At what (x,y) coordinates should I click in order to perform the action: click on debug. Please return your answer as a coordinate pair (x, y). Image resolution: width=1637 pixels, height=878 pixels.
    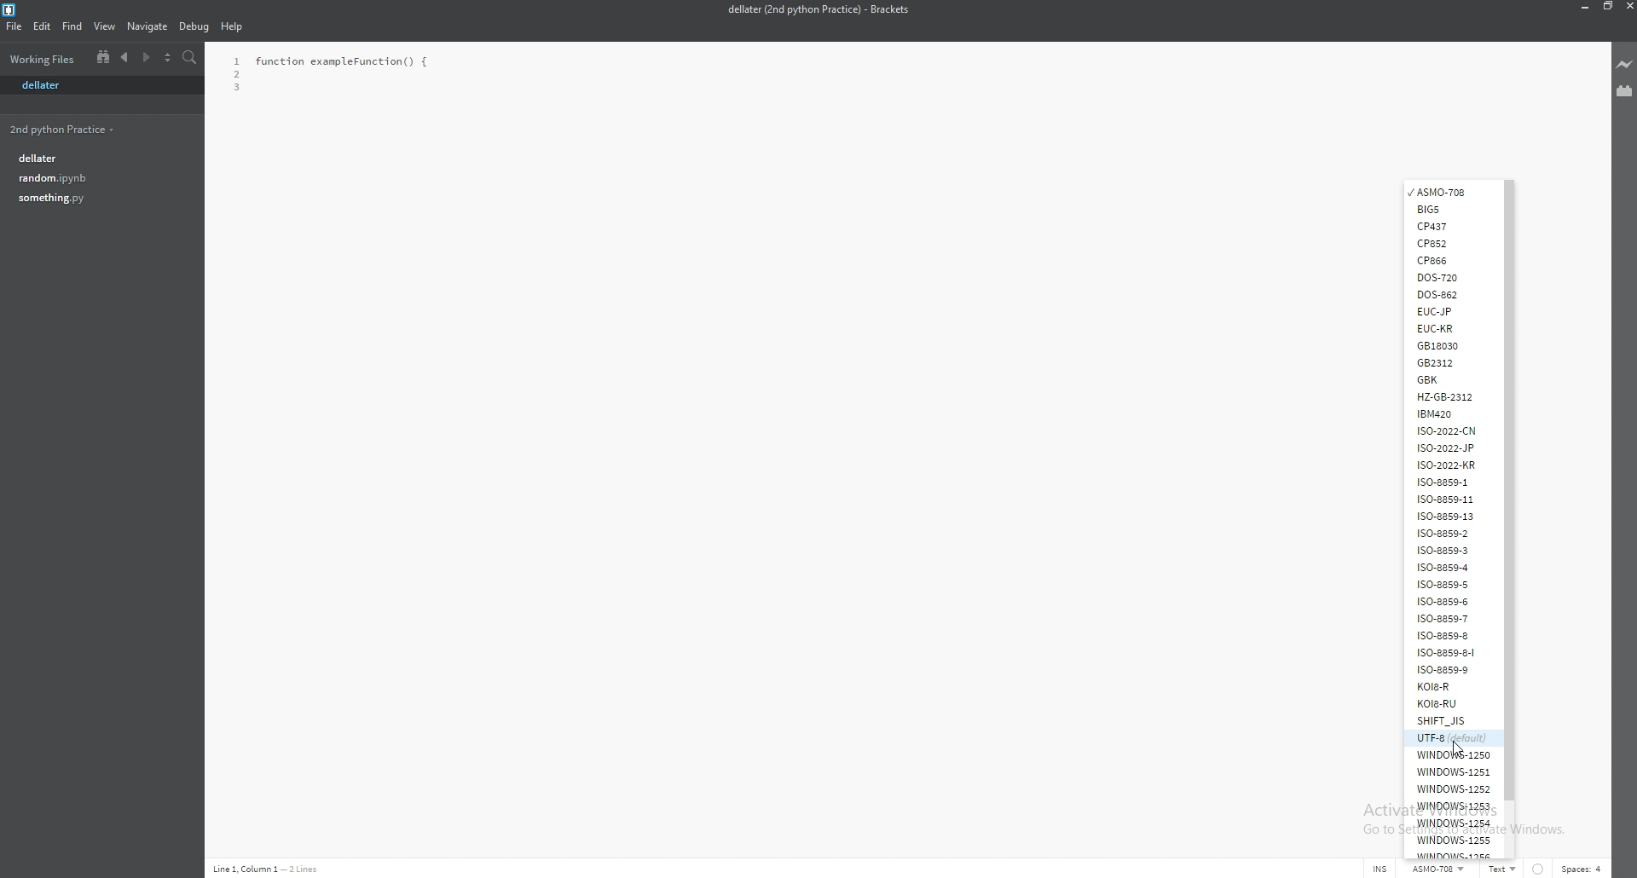
    Looking at the image, I should click on (194, 27).